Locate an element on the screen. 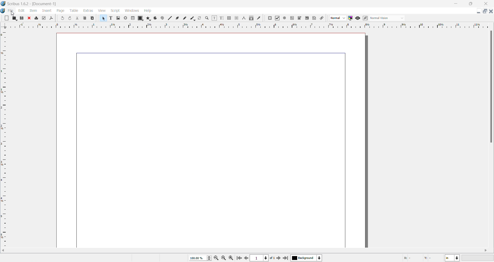 The height and width of the screenshot is (262, 494). icon is located at coordinates (125, 17).